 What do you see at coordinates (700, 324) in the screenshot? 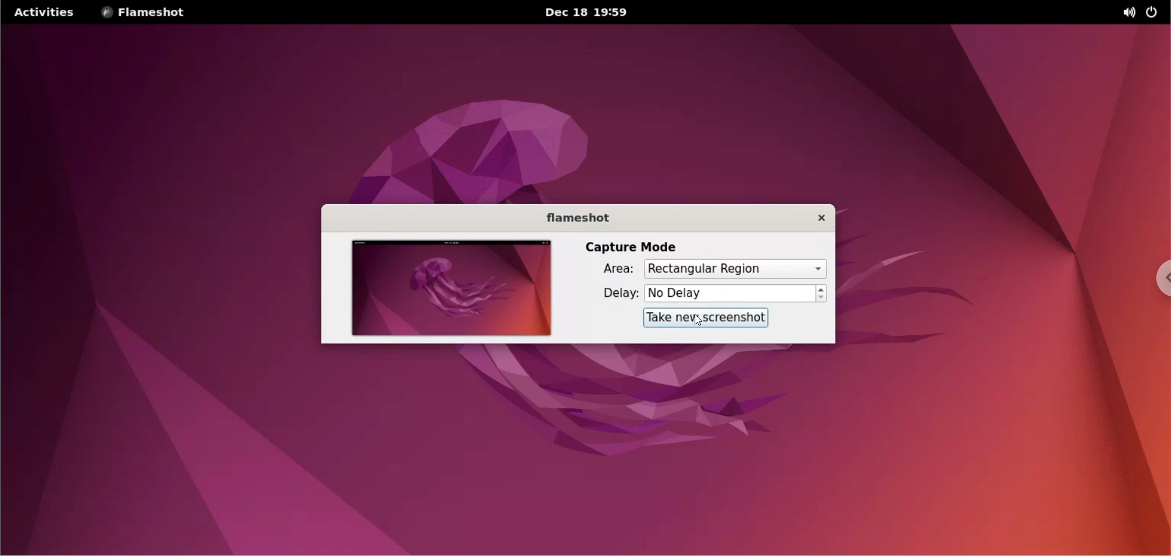
I see `cursor` at bounding box center [700, 324].